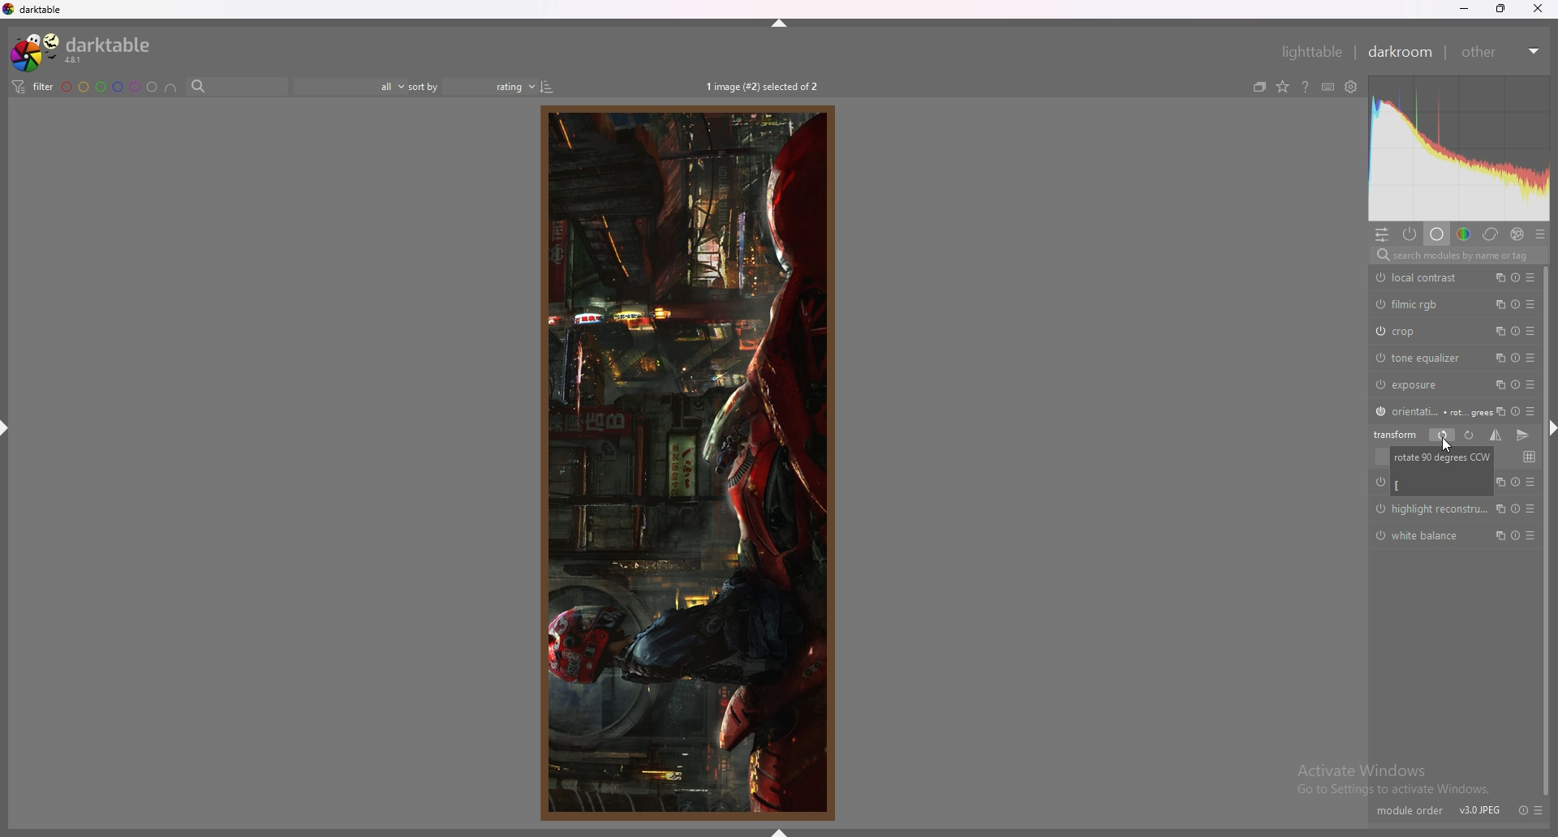 The height and width of the screenshot is (837, 1558). I want to click on presets, so click(1530, 384).